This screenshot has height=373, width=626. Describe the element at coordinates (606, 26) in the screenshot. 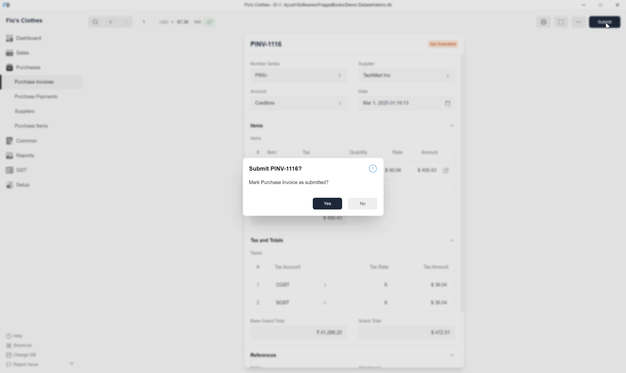

I see `cursor` at that location.